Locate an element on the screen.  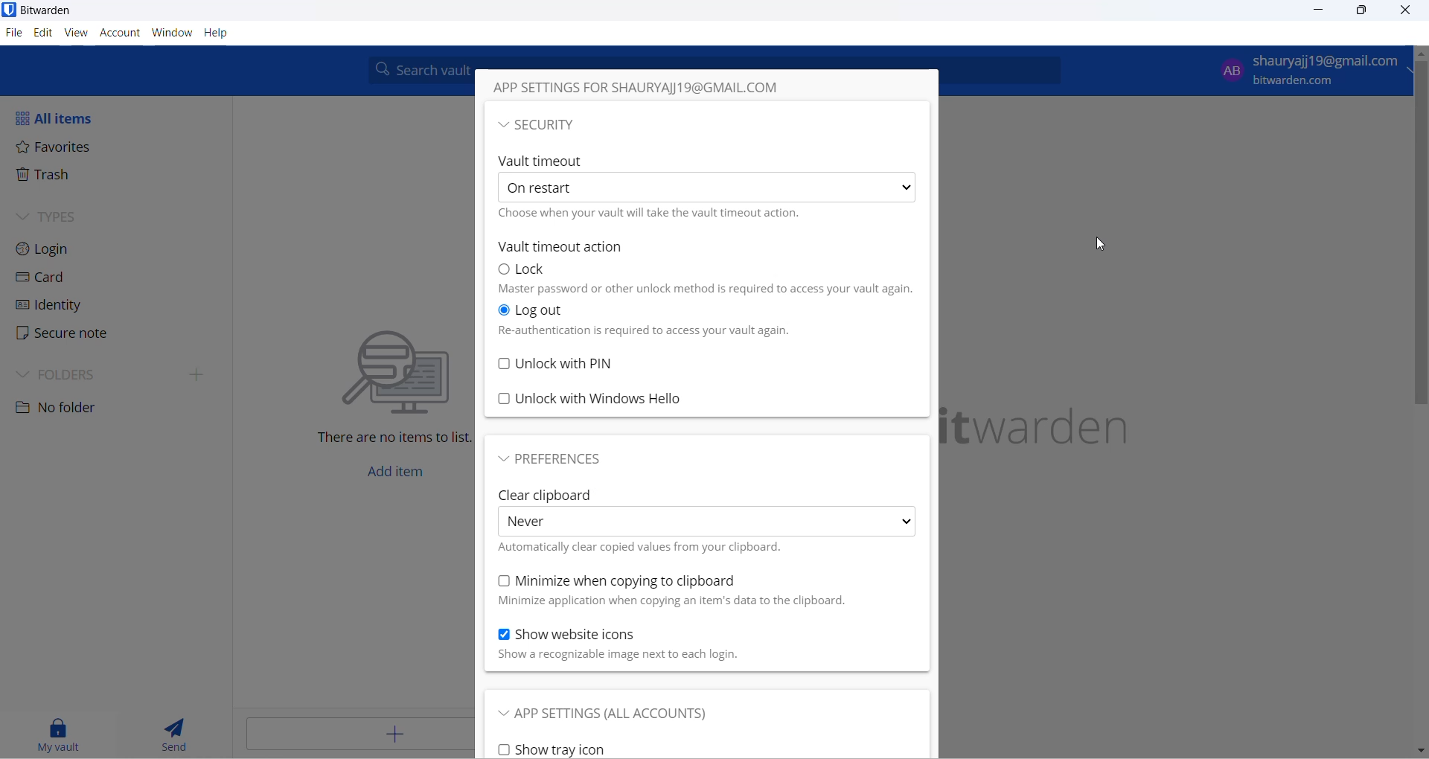
login email is located at coordinates (1303, 71).